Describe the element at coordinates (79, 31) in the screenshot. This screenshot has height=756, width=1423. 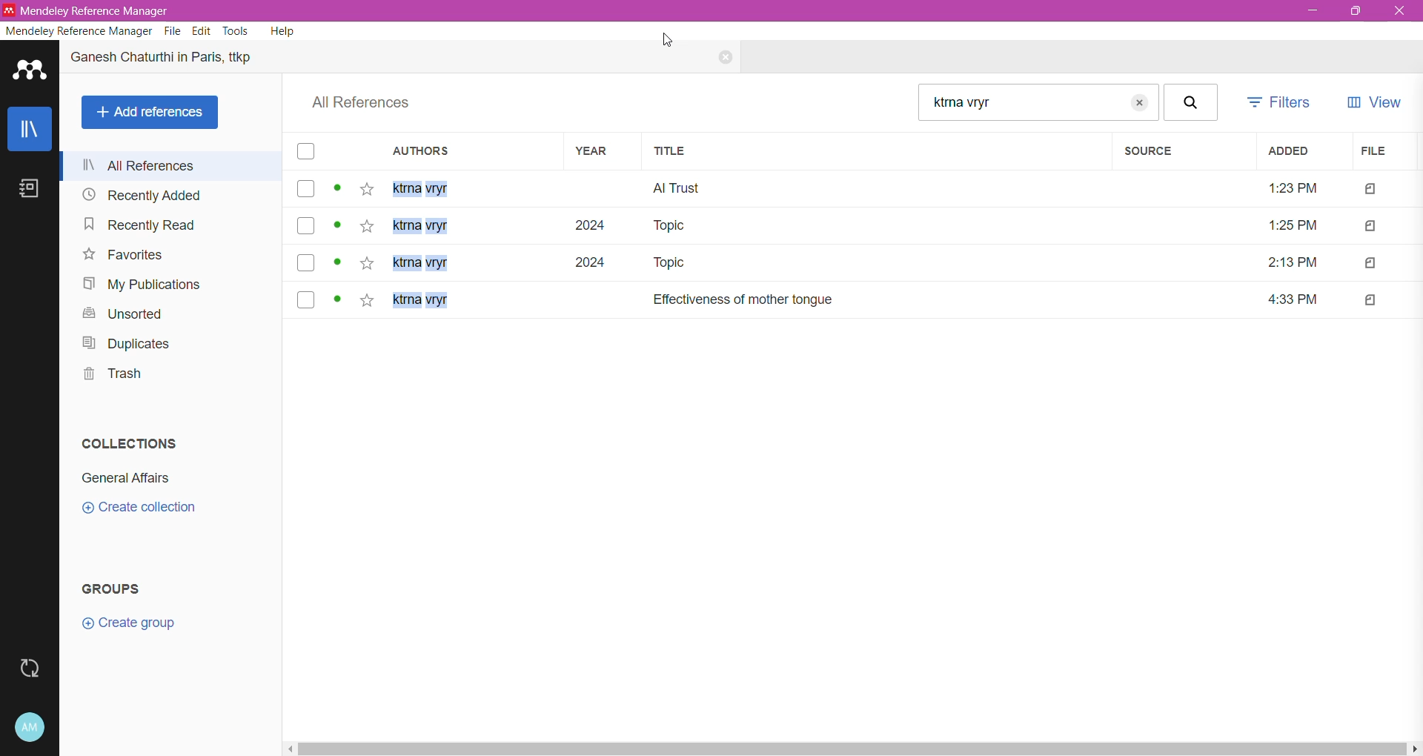
I see `Mendeley Reference Manager` at that location.